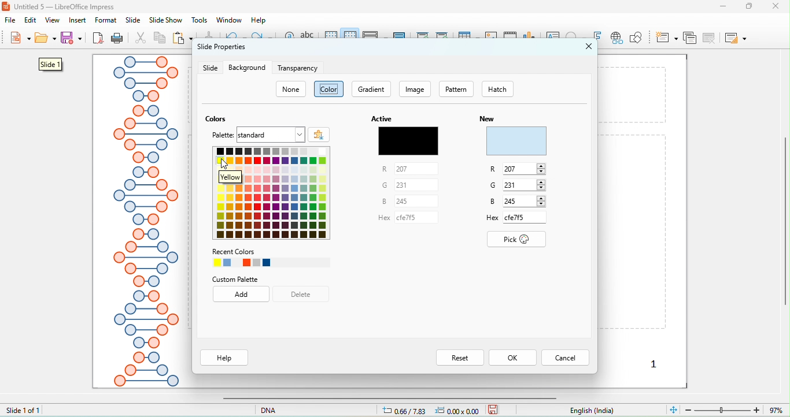 The width and height of the screenshot is (790, 417). What do you see at coordinates (50, 64) in the screenshot?
I see `slide 1` at bounding box center [50, 64].